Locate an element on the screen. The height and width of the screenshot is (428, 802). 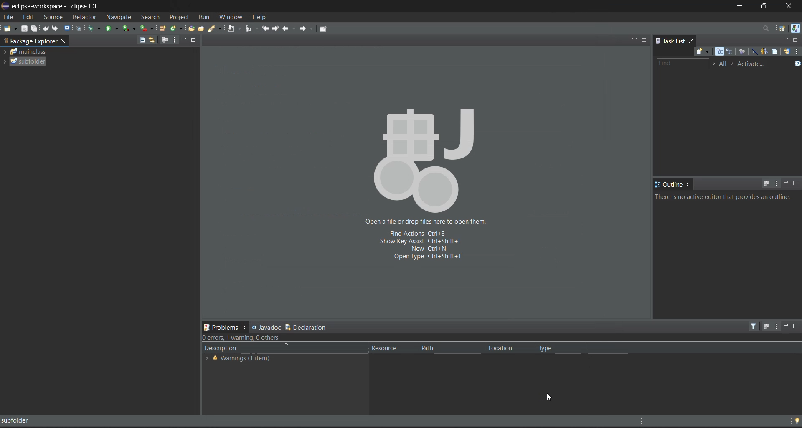
new java class is located at coordinates (178, 28).